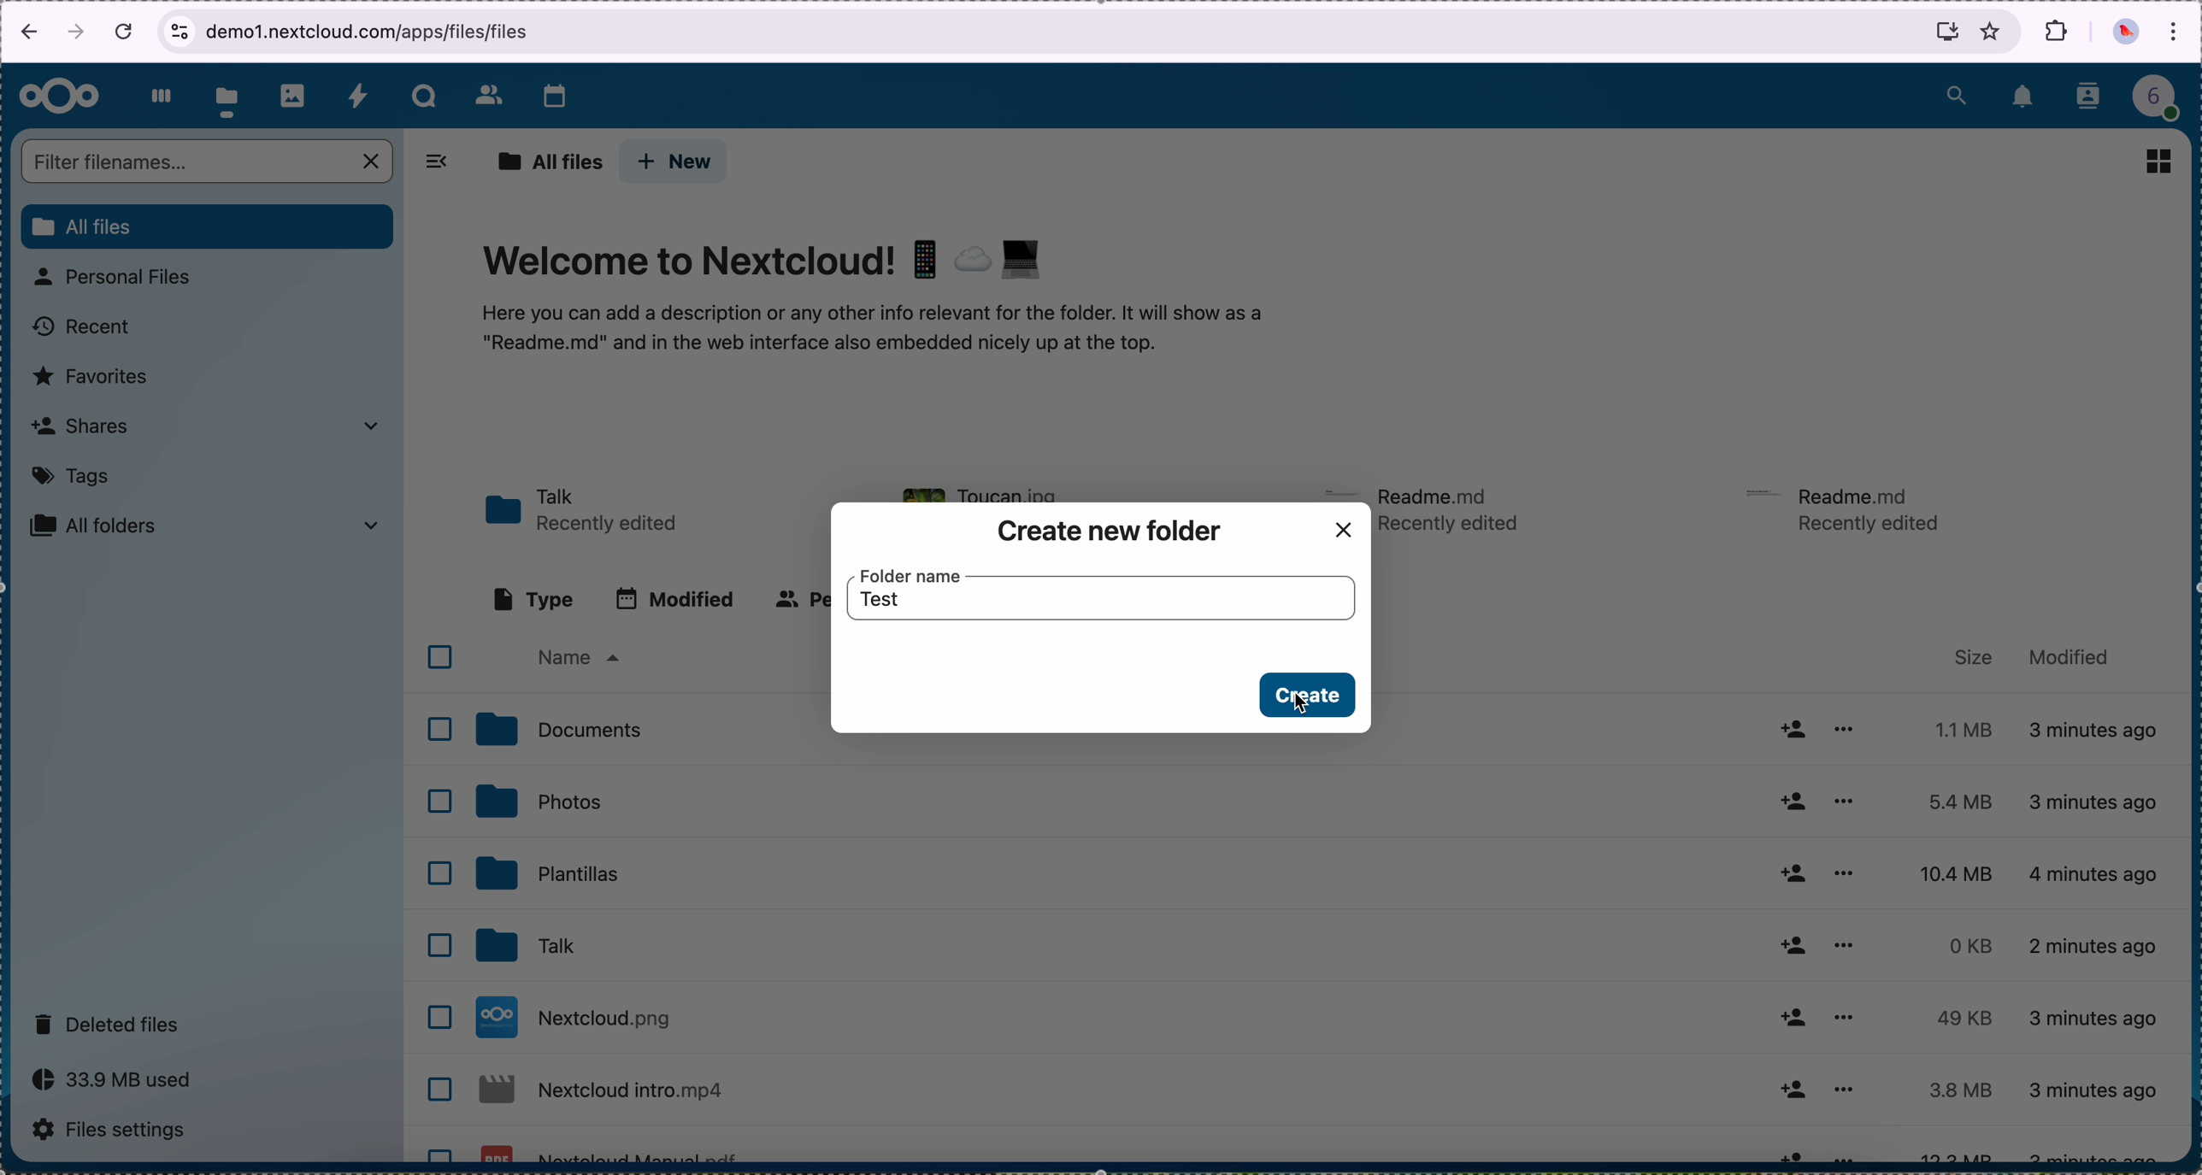  Describe the element at coordinates (77, 33) in the screenshot. I see `navigate foward` at that location.